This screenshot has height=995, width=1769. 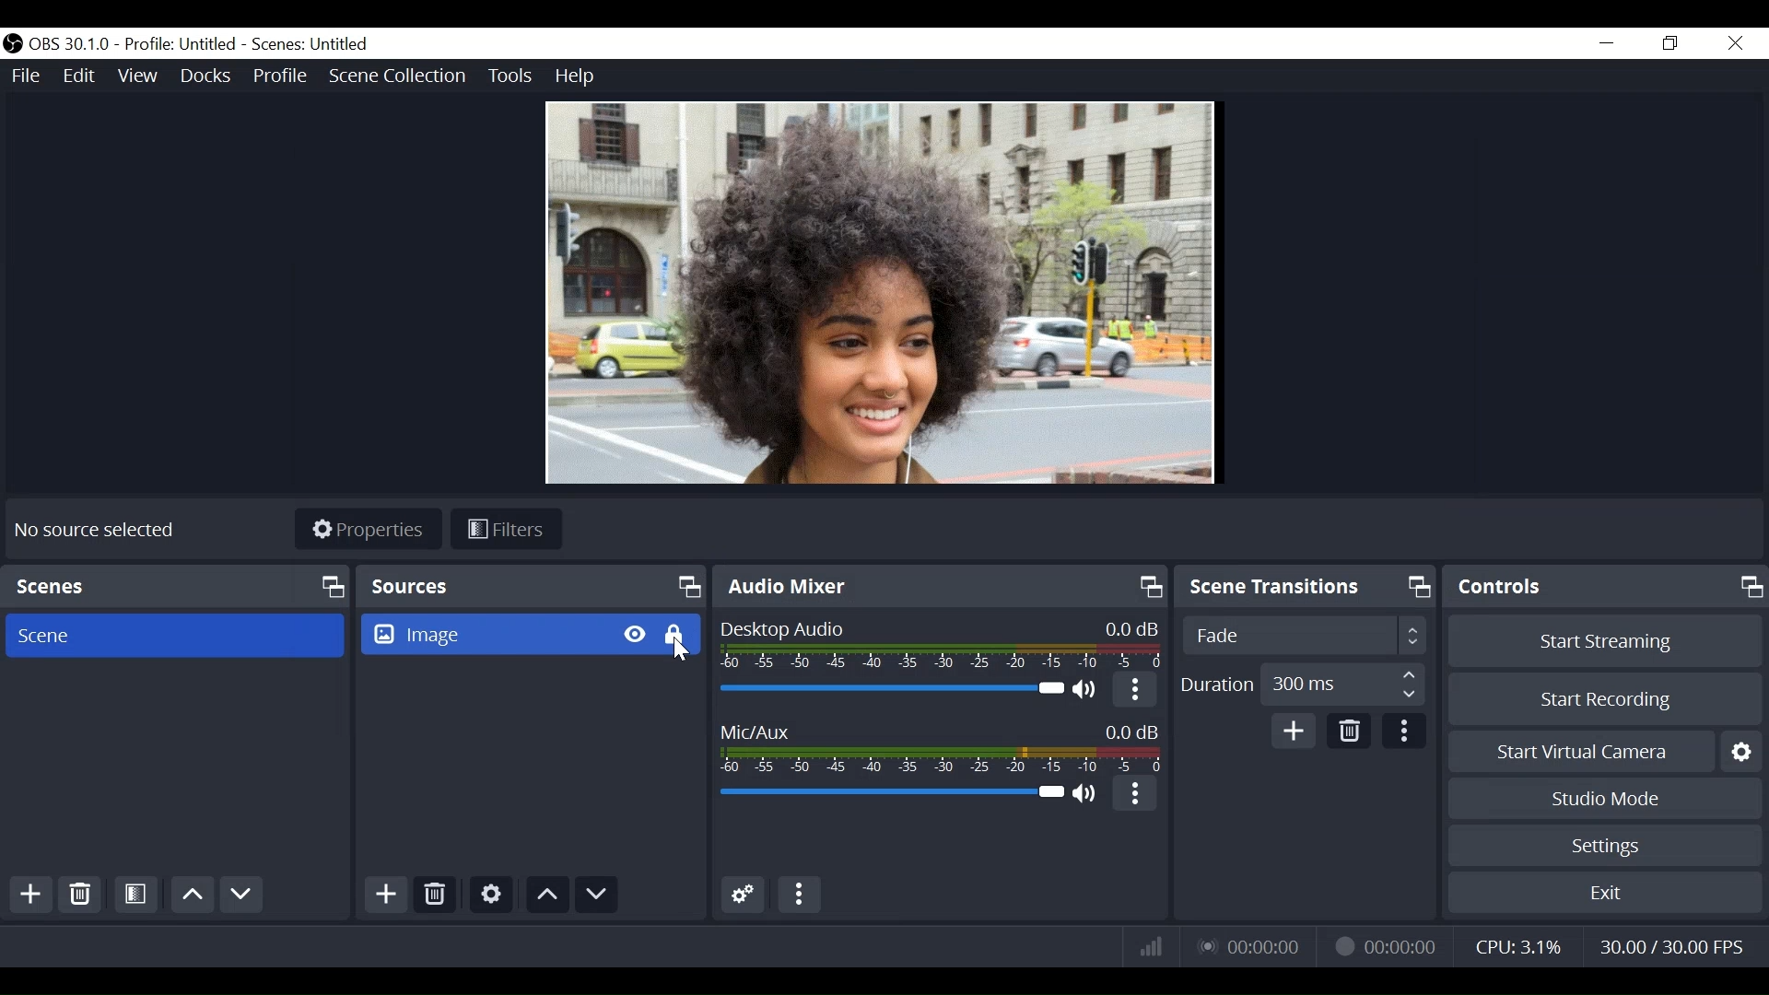 I want to click on Hide/Display Source, so click(x=634, y=635).